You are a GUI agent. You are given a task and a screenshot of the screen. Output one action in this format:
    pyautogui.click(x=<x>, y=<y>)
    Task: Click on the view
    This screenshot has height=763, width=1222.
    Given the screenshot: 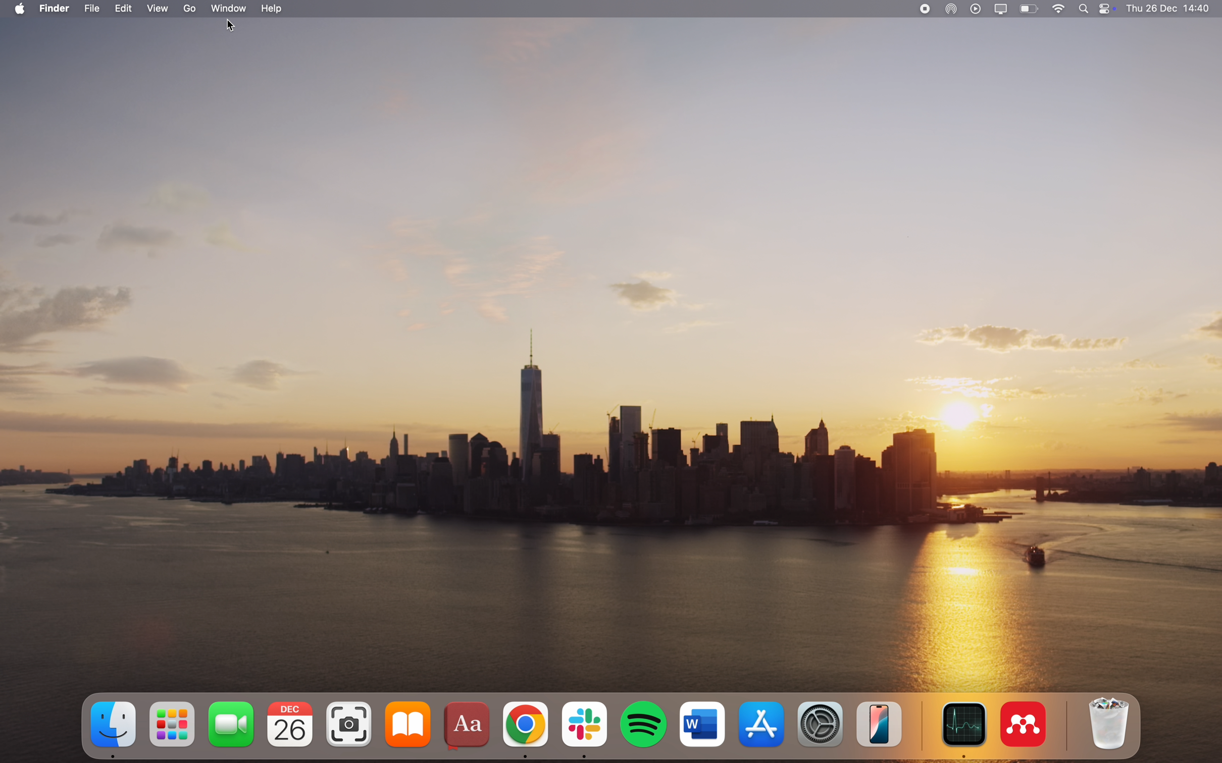 What is the action you would take?
    pyautogui.click(x=162, y=8)
    